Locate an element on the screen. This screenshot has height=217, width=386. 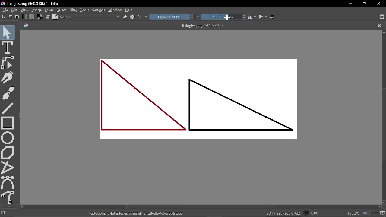
Fill pattern is located at coordinates (31, 17).